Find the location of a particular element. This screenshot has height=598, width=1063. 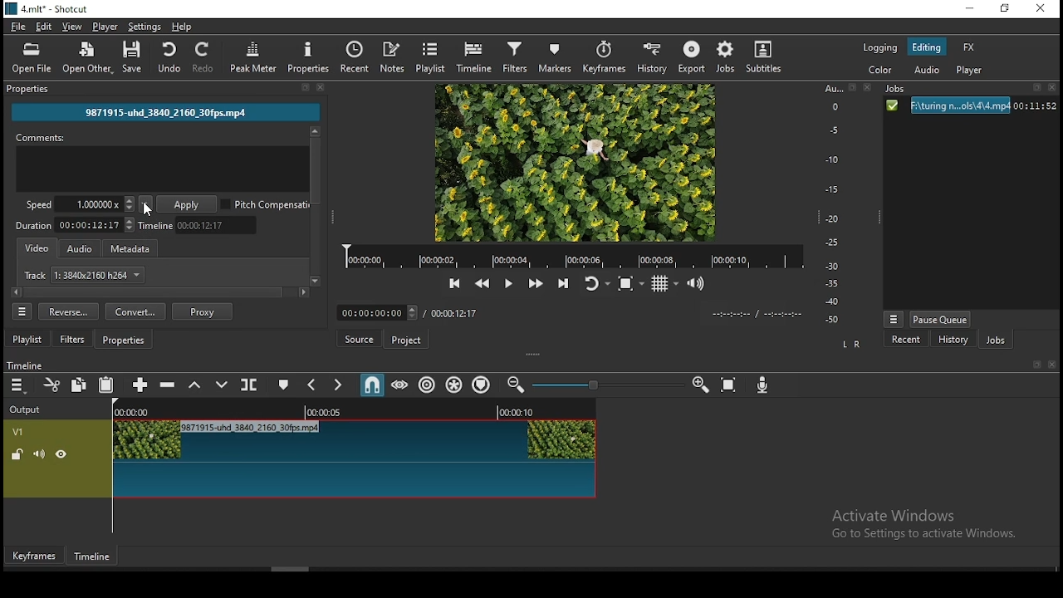

video track is located at coordinates (302, 458).